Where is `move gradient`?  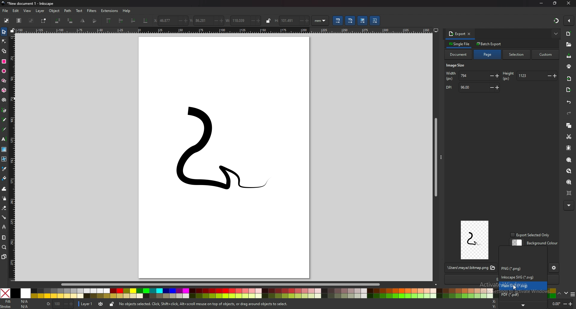
move gradient is located at coordinates (363, 21).